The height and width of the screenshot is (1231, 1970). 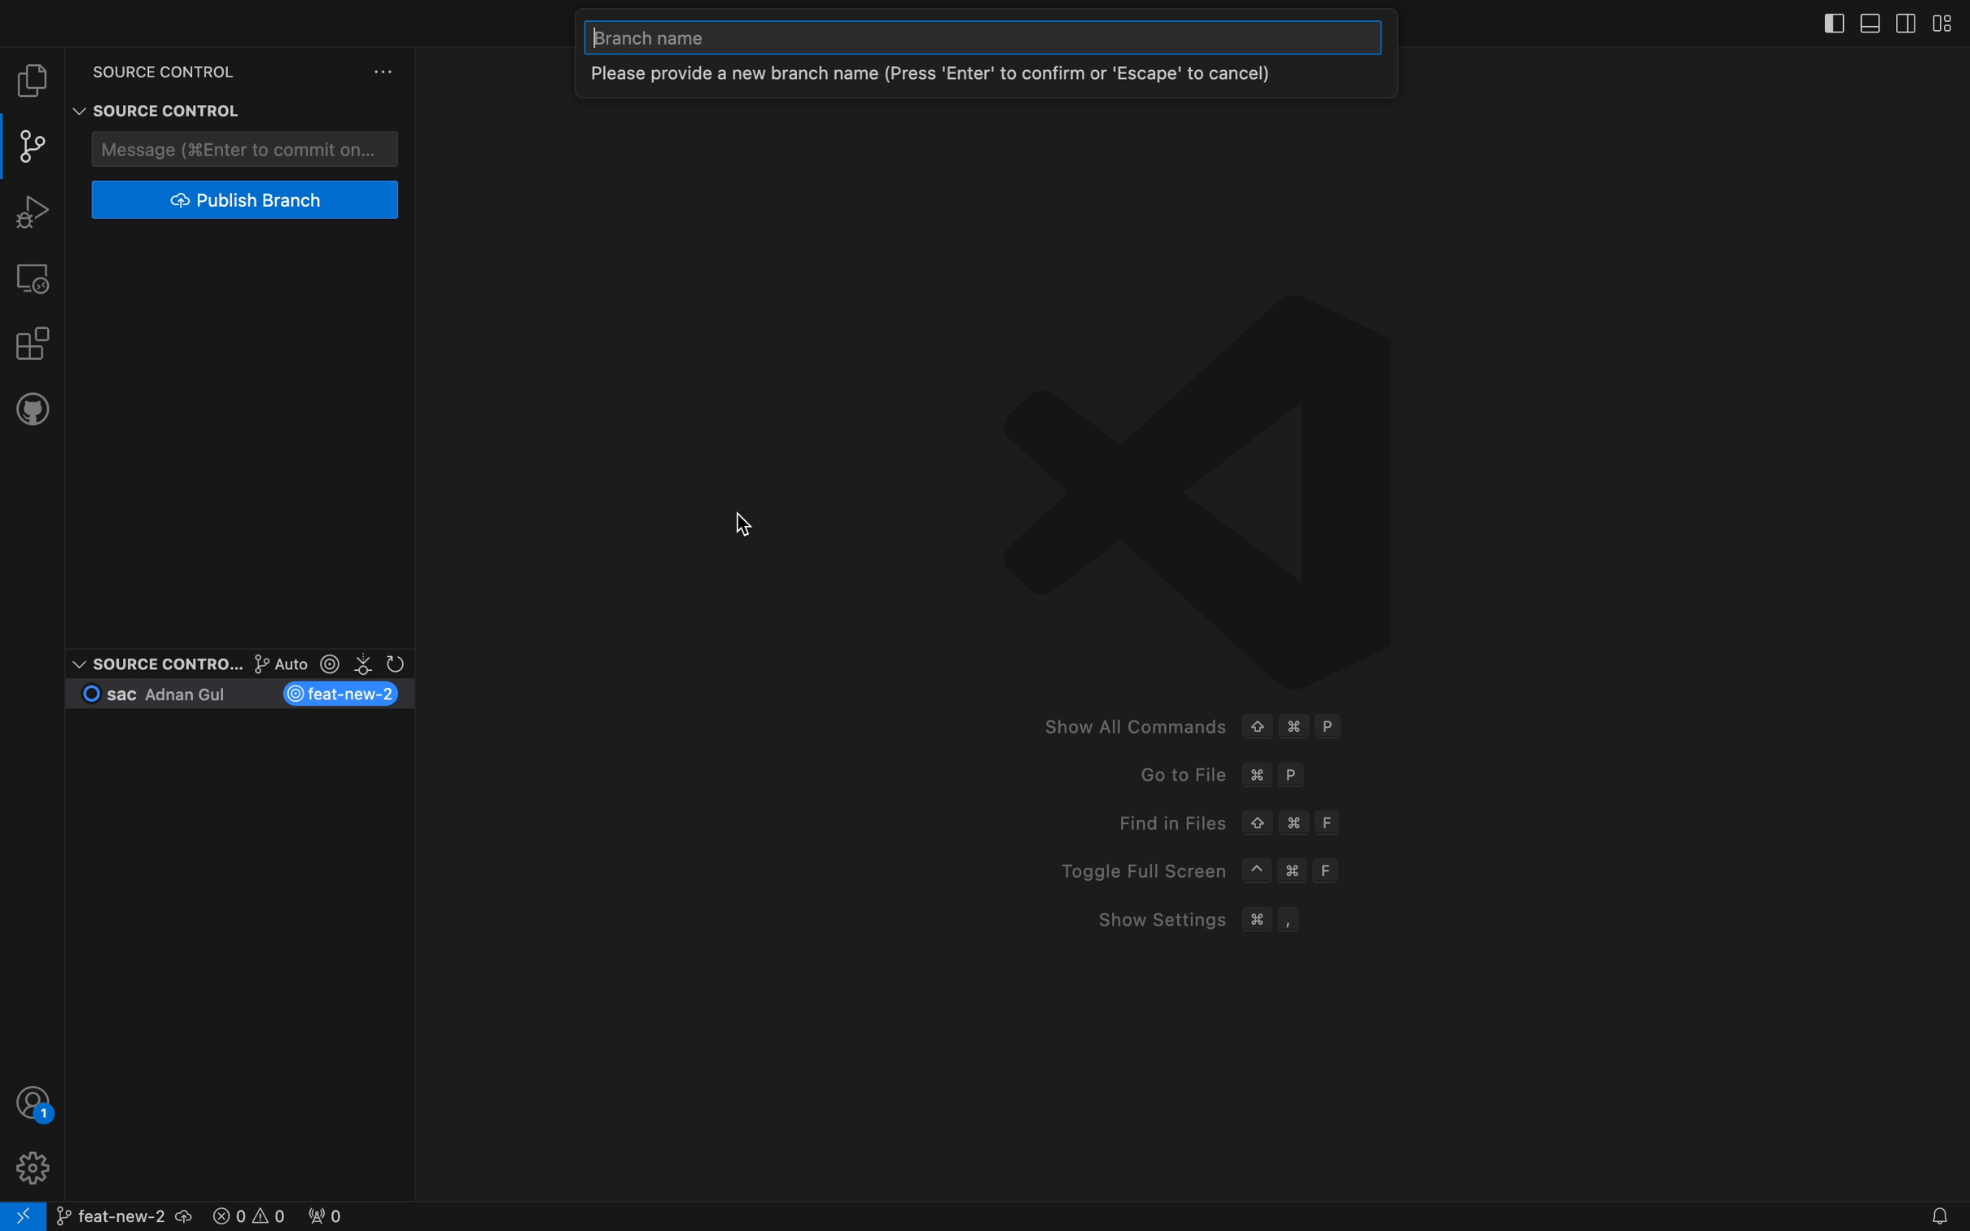 What do you see at coordinates (152, 663) in the screenshot?
I see `Source control` at bounding box center [152, 663].